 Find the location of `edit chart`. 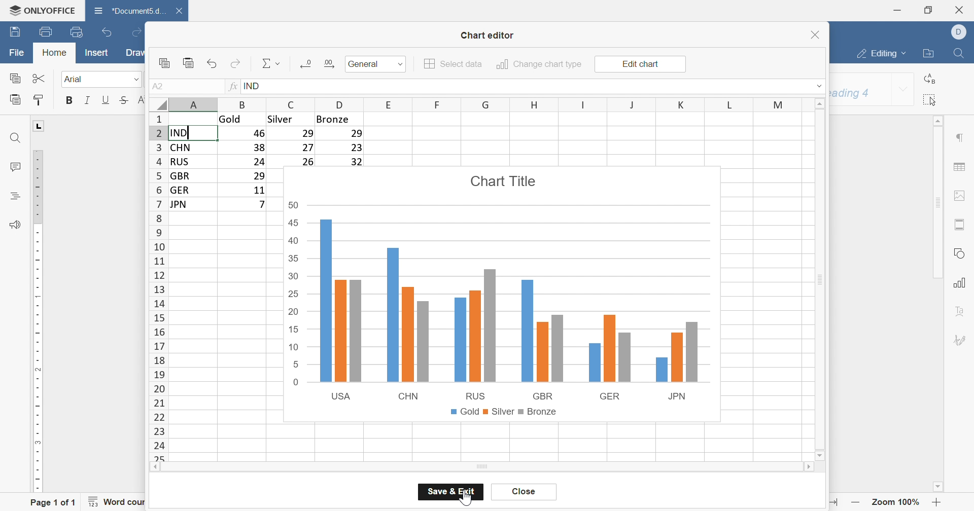

edit chart is located at coordinates (639, 64).